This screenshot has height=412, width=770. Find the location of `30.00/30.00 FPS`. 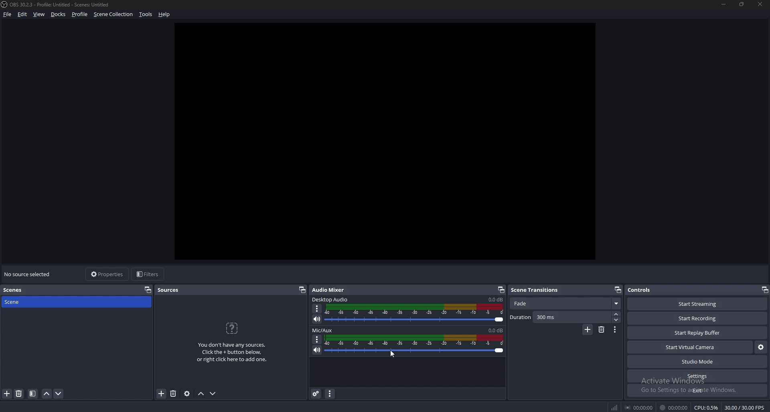

30.00/30.00 FPS is located at coordinates (745, 407).